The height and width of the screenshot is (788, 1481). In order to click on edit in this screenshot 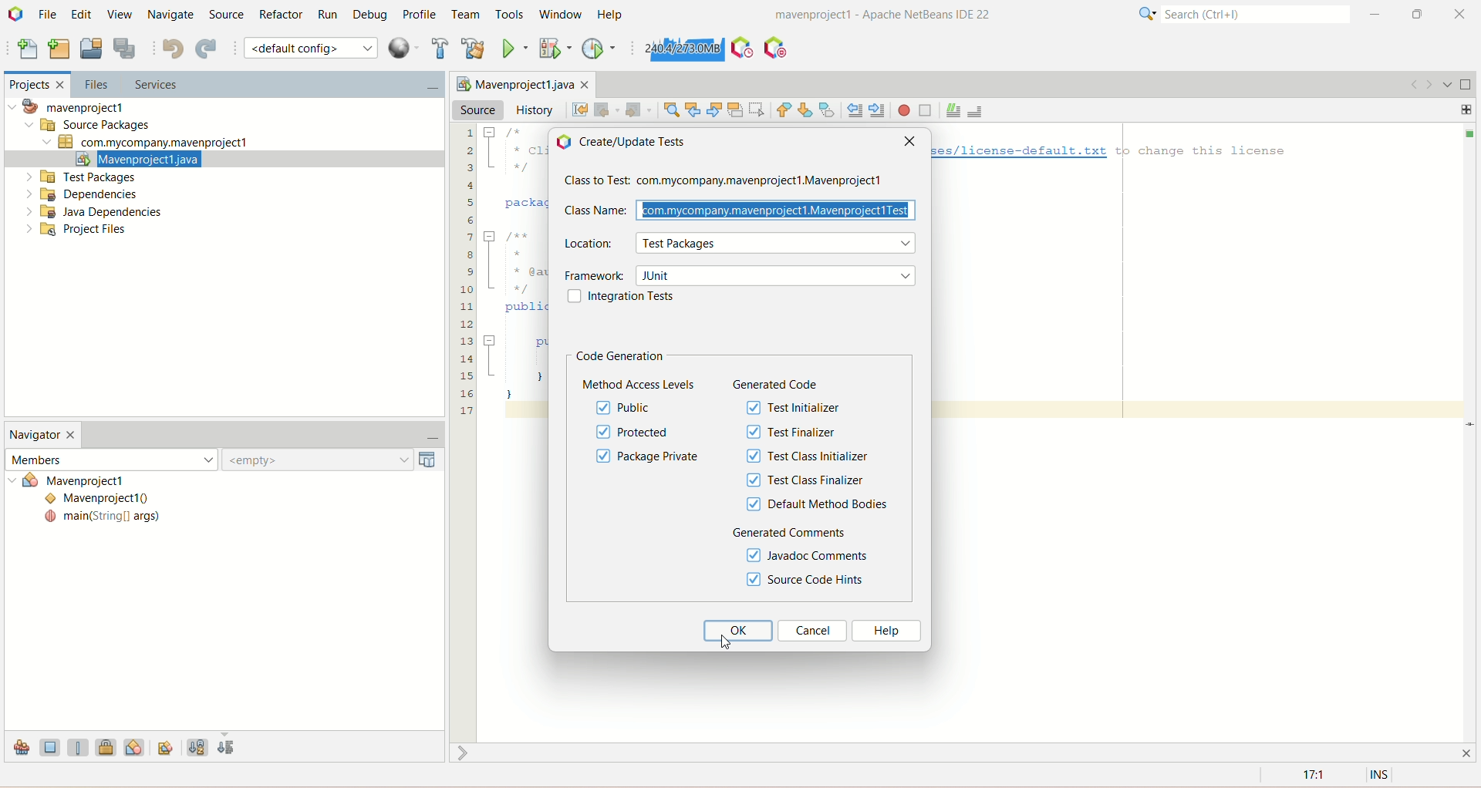, I will do `click(80, 14)`.